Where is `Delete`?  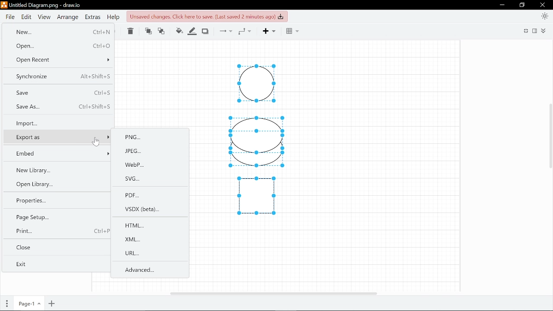
Delete is located at coordinates (130, 32).